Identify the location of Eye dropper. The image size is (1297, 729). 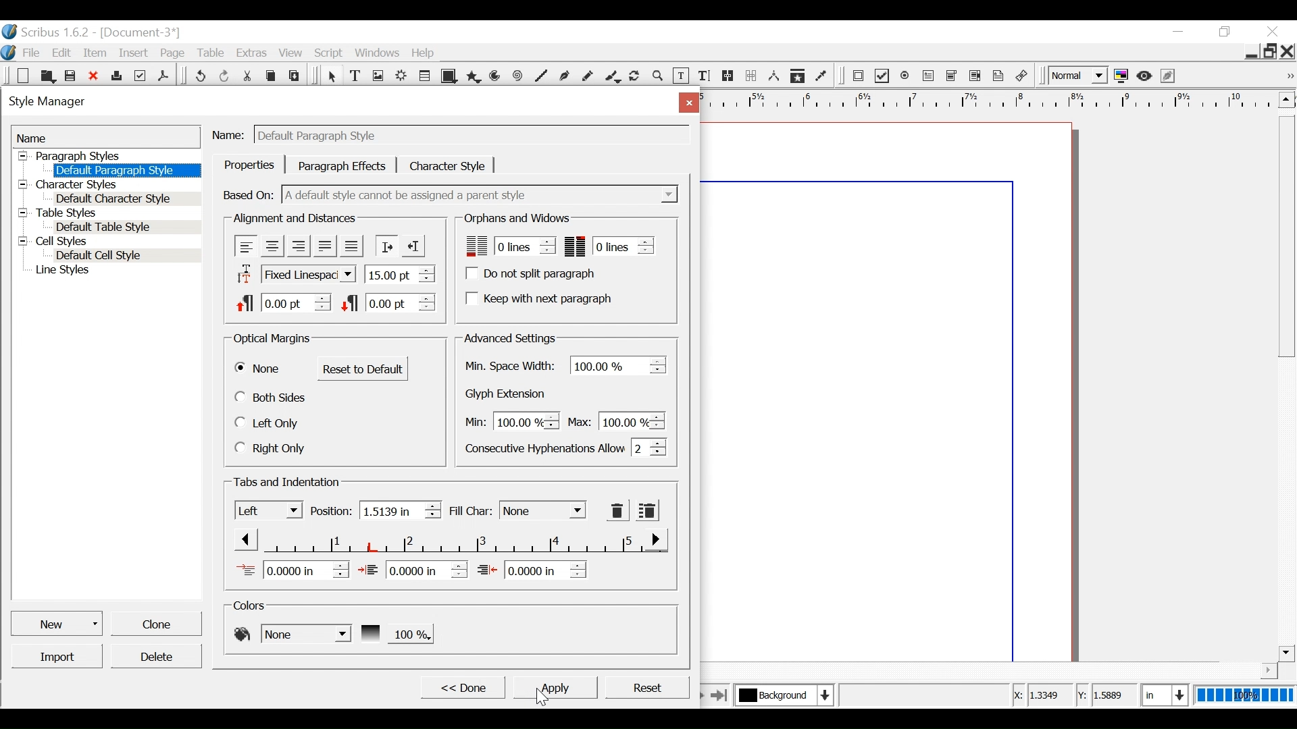
(822, 76).